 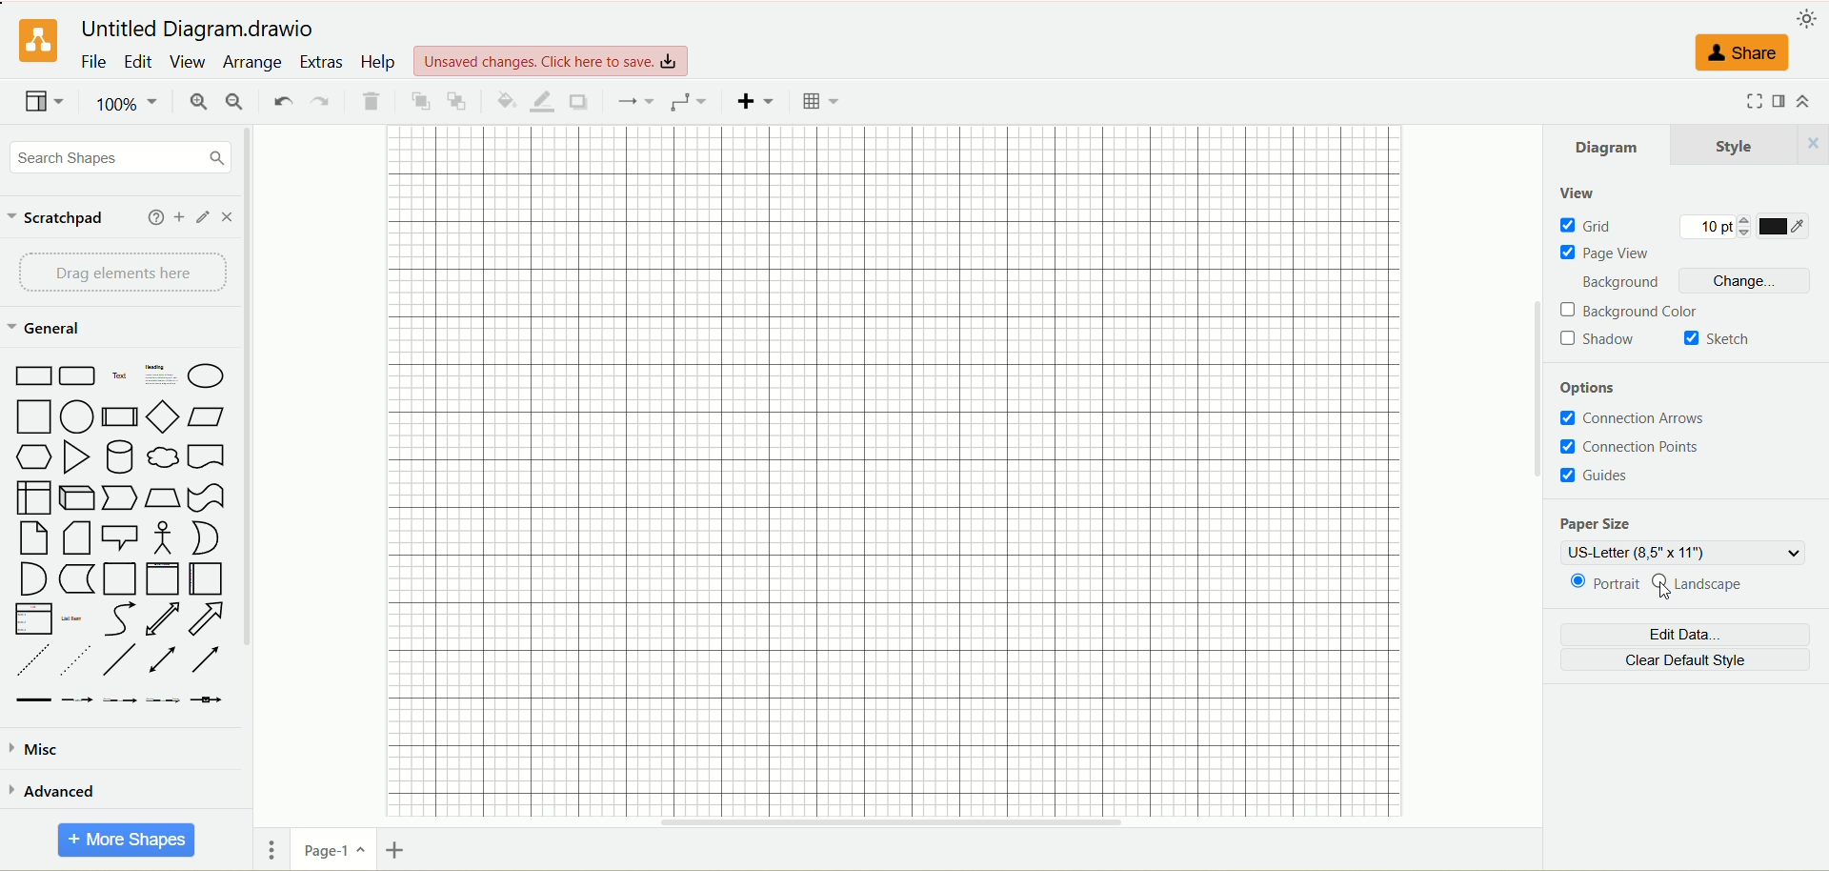 I want to click on landscape, so click(x=1710, y=588).